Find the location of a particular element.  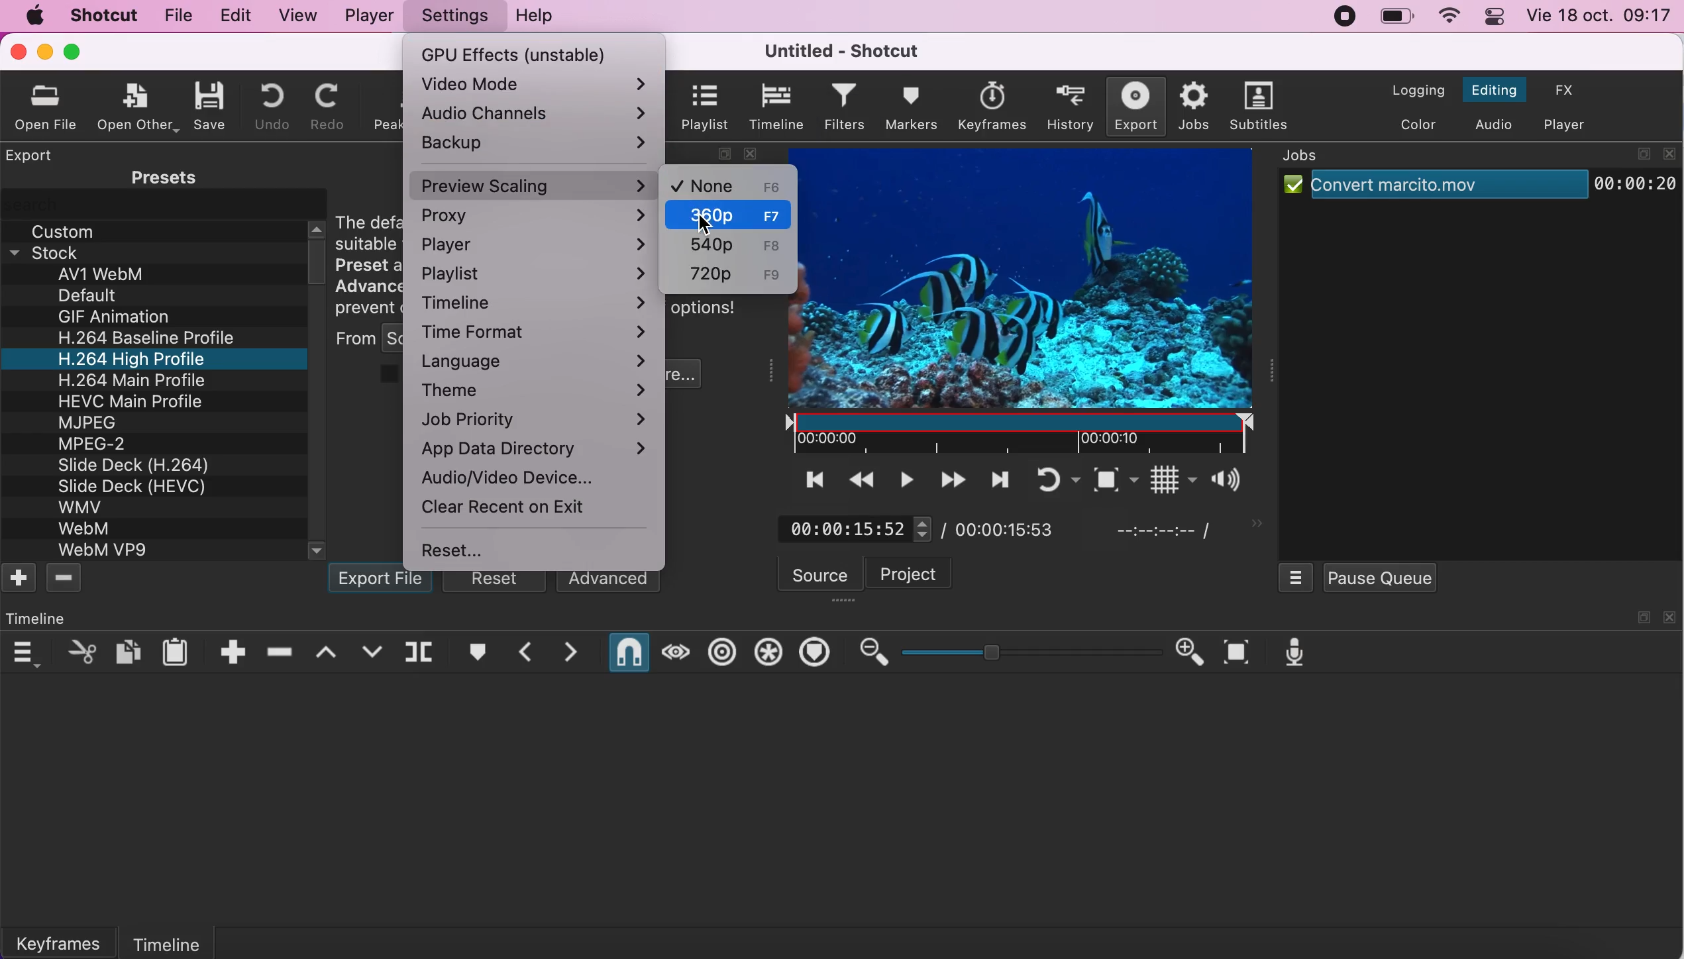

360p is located at coordinates (731, 216).